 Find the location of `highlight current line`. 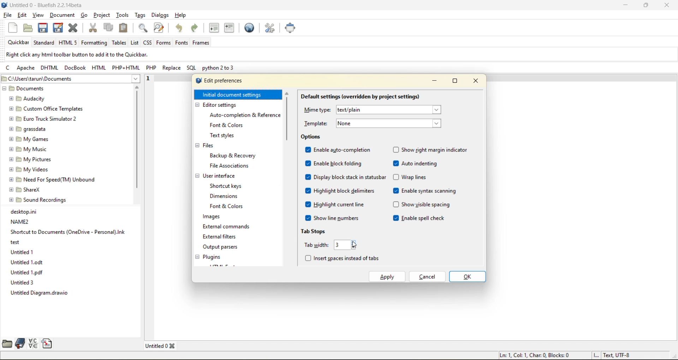

highlight current line is located at coordinates (335, 204).